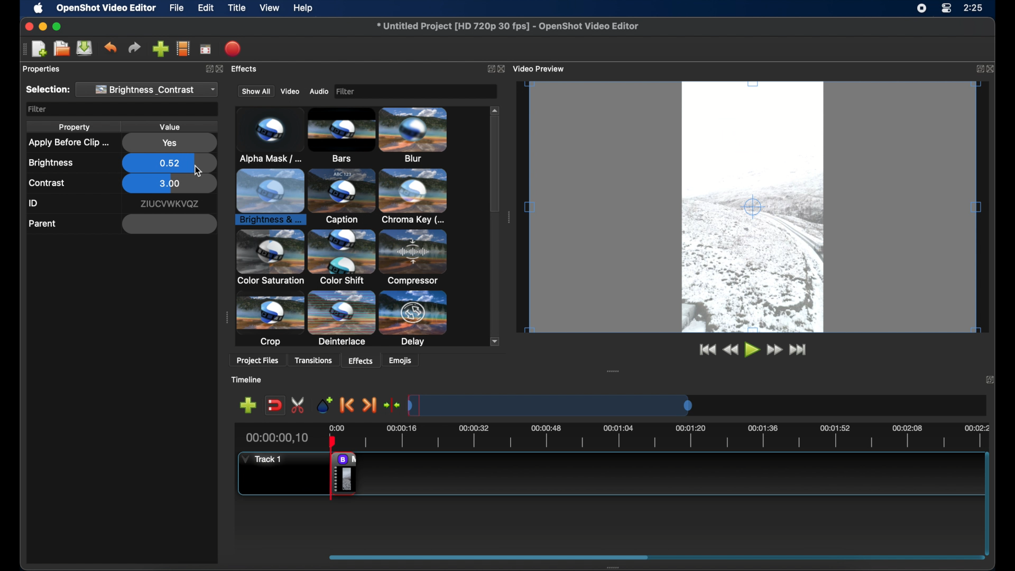  Describe the element at coordinates (61, 49) in the screenshot. I see `open project` at that location.